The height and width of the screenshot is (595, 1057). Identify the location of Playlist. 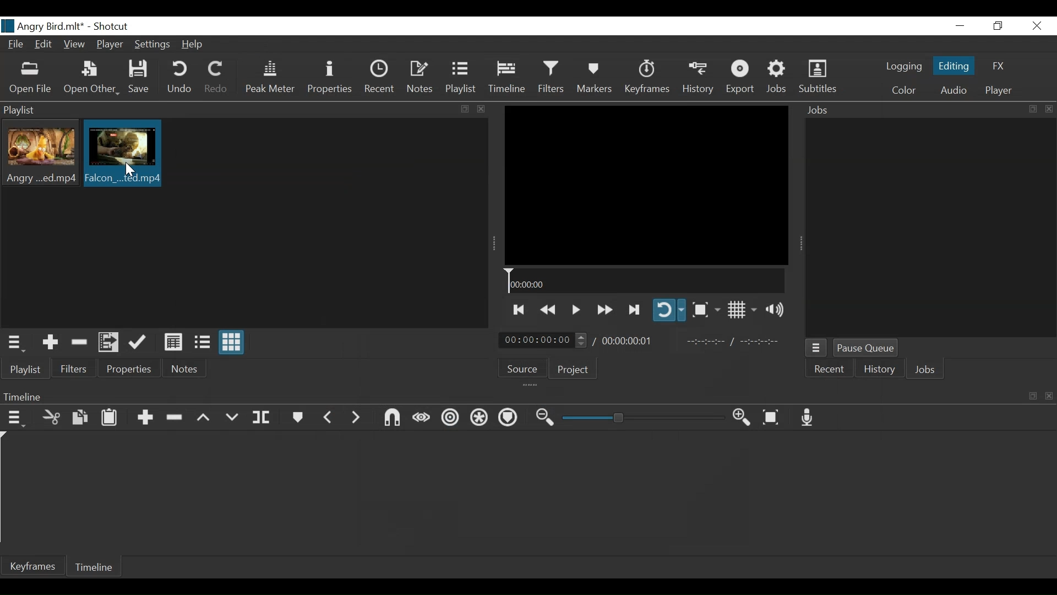
(26, 369).